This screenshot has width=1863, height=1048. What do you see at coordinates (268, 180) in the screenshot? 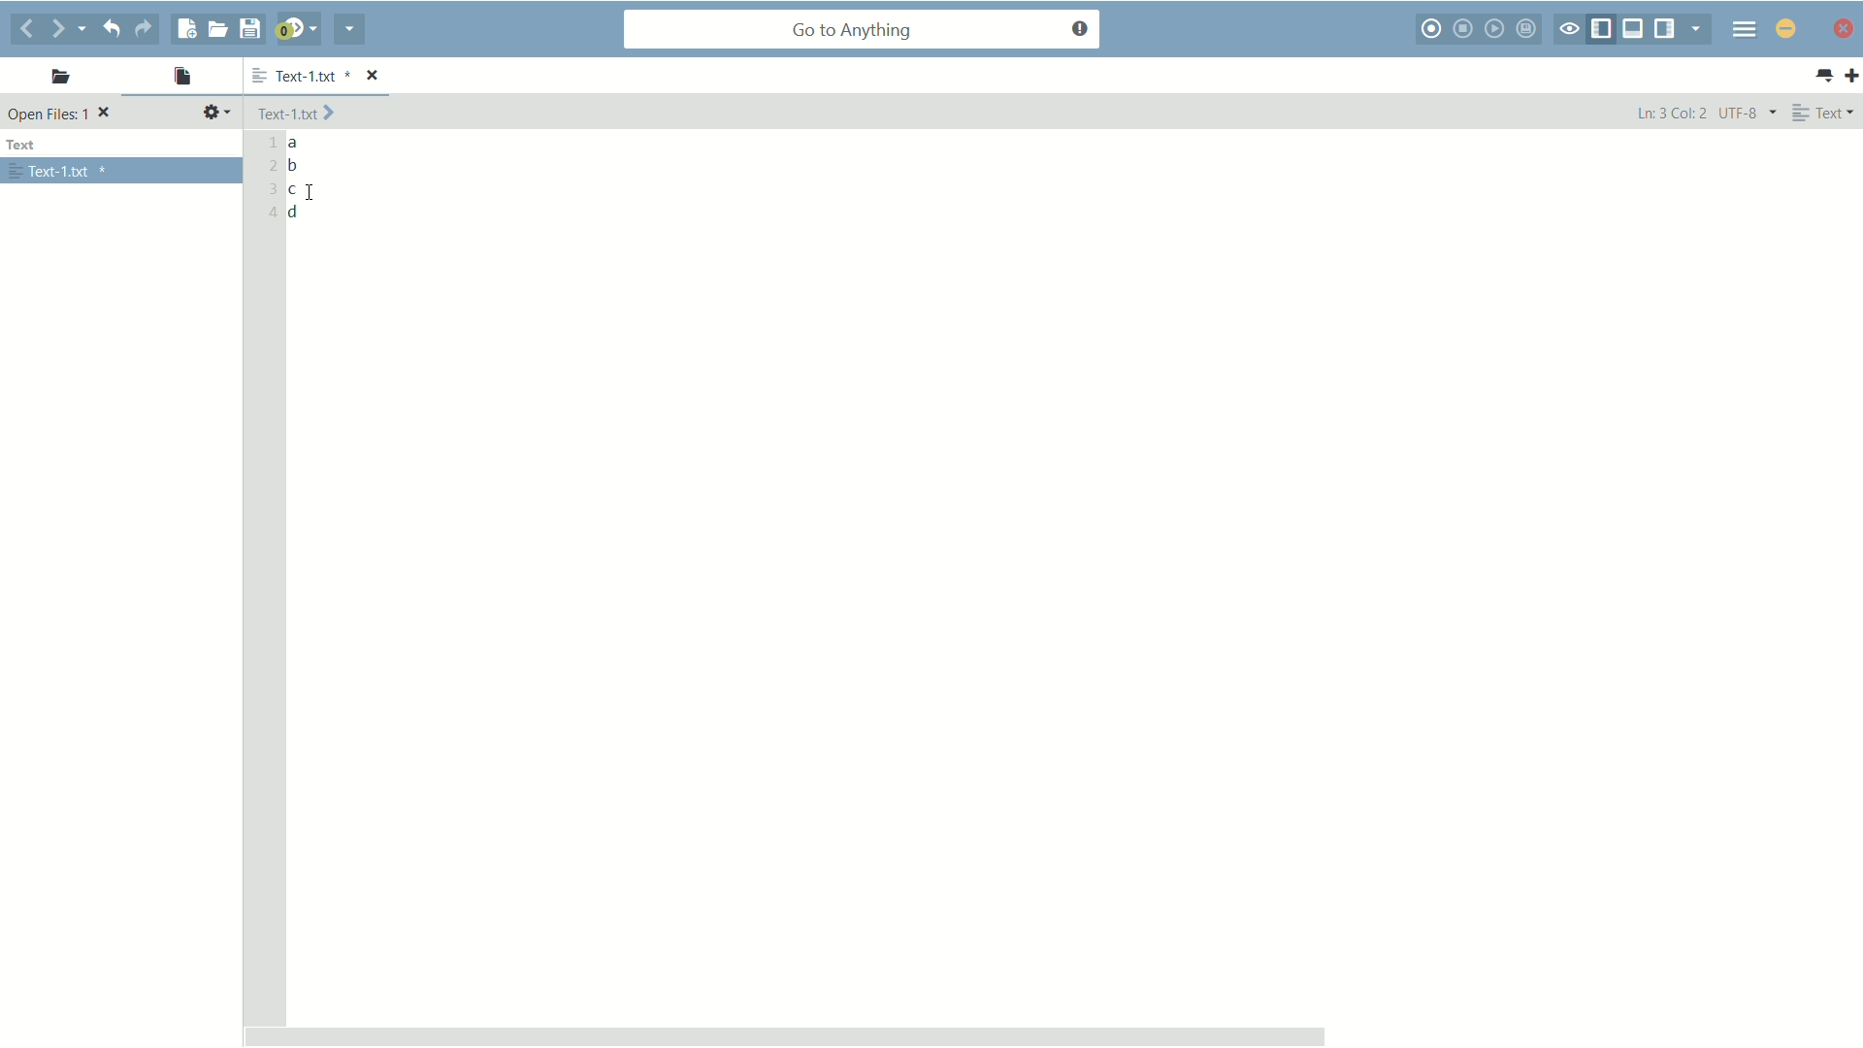
I see `1 2 3 4` at bounding box center [268, 180].